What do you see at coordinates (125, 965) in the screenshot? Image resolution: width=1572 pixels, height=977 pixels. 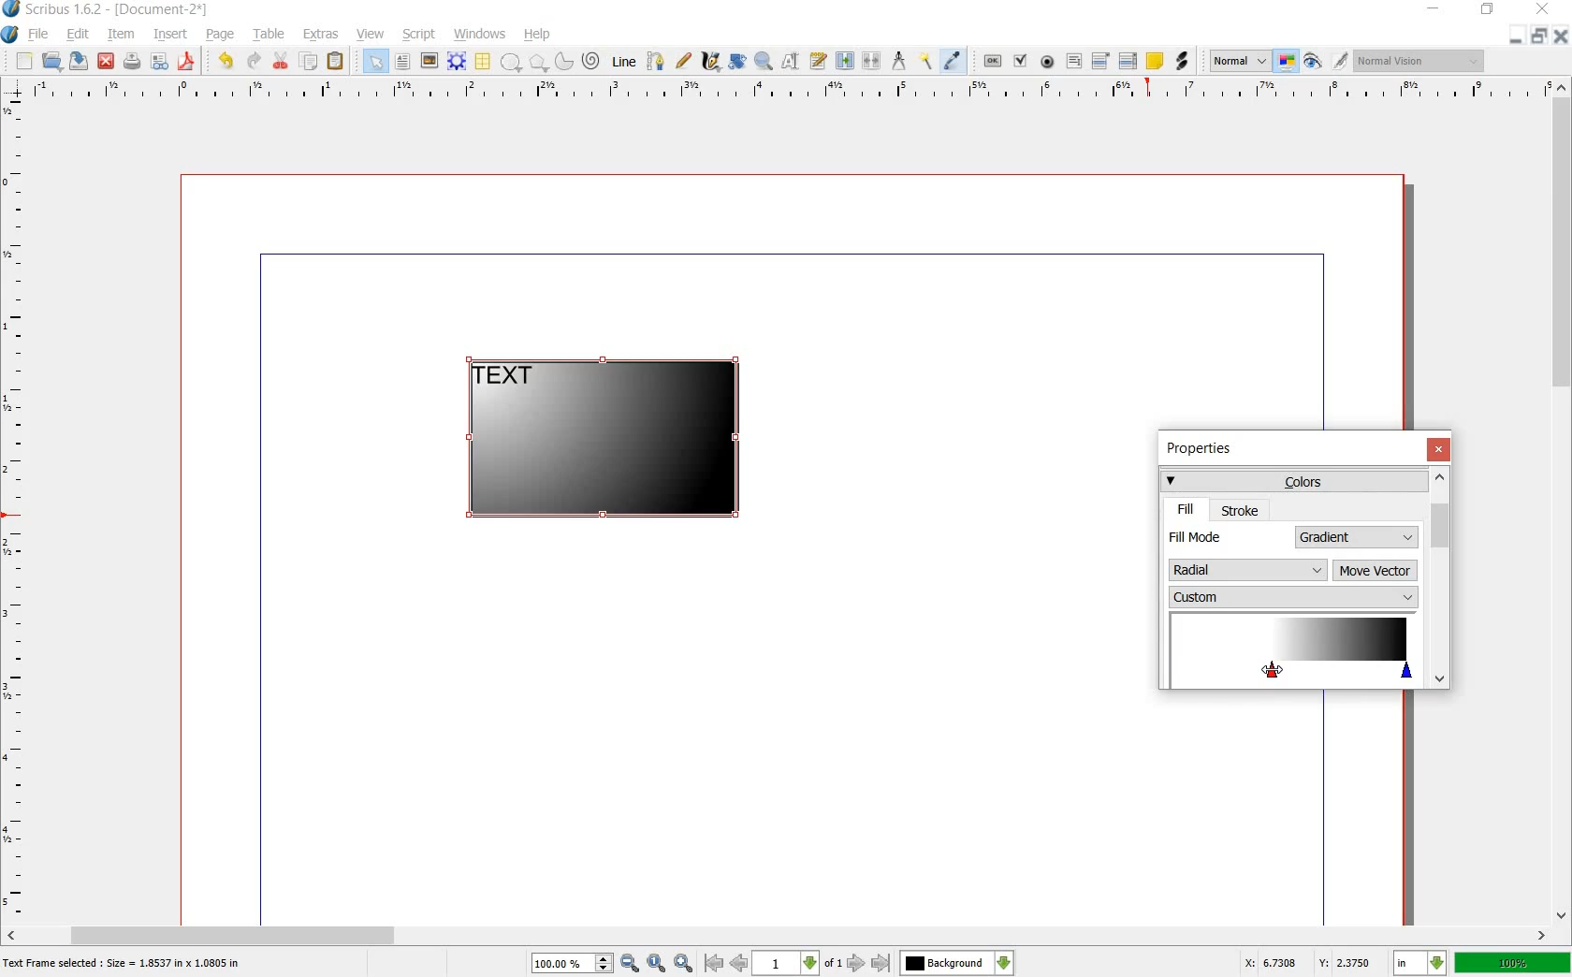 I see `text frame selected : size = 1.8537 in x 1.0805 in` at bounding box center [125, 965].